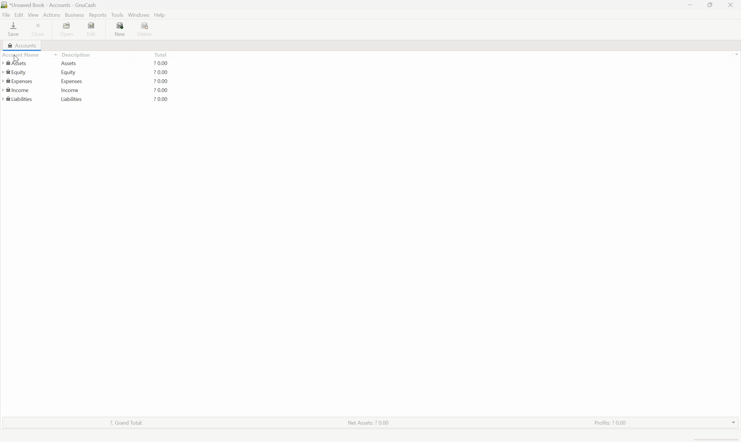 This screenshot has height=442, width=741. I want to click on help, so click(160, 15).